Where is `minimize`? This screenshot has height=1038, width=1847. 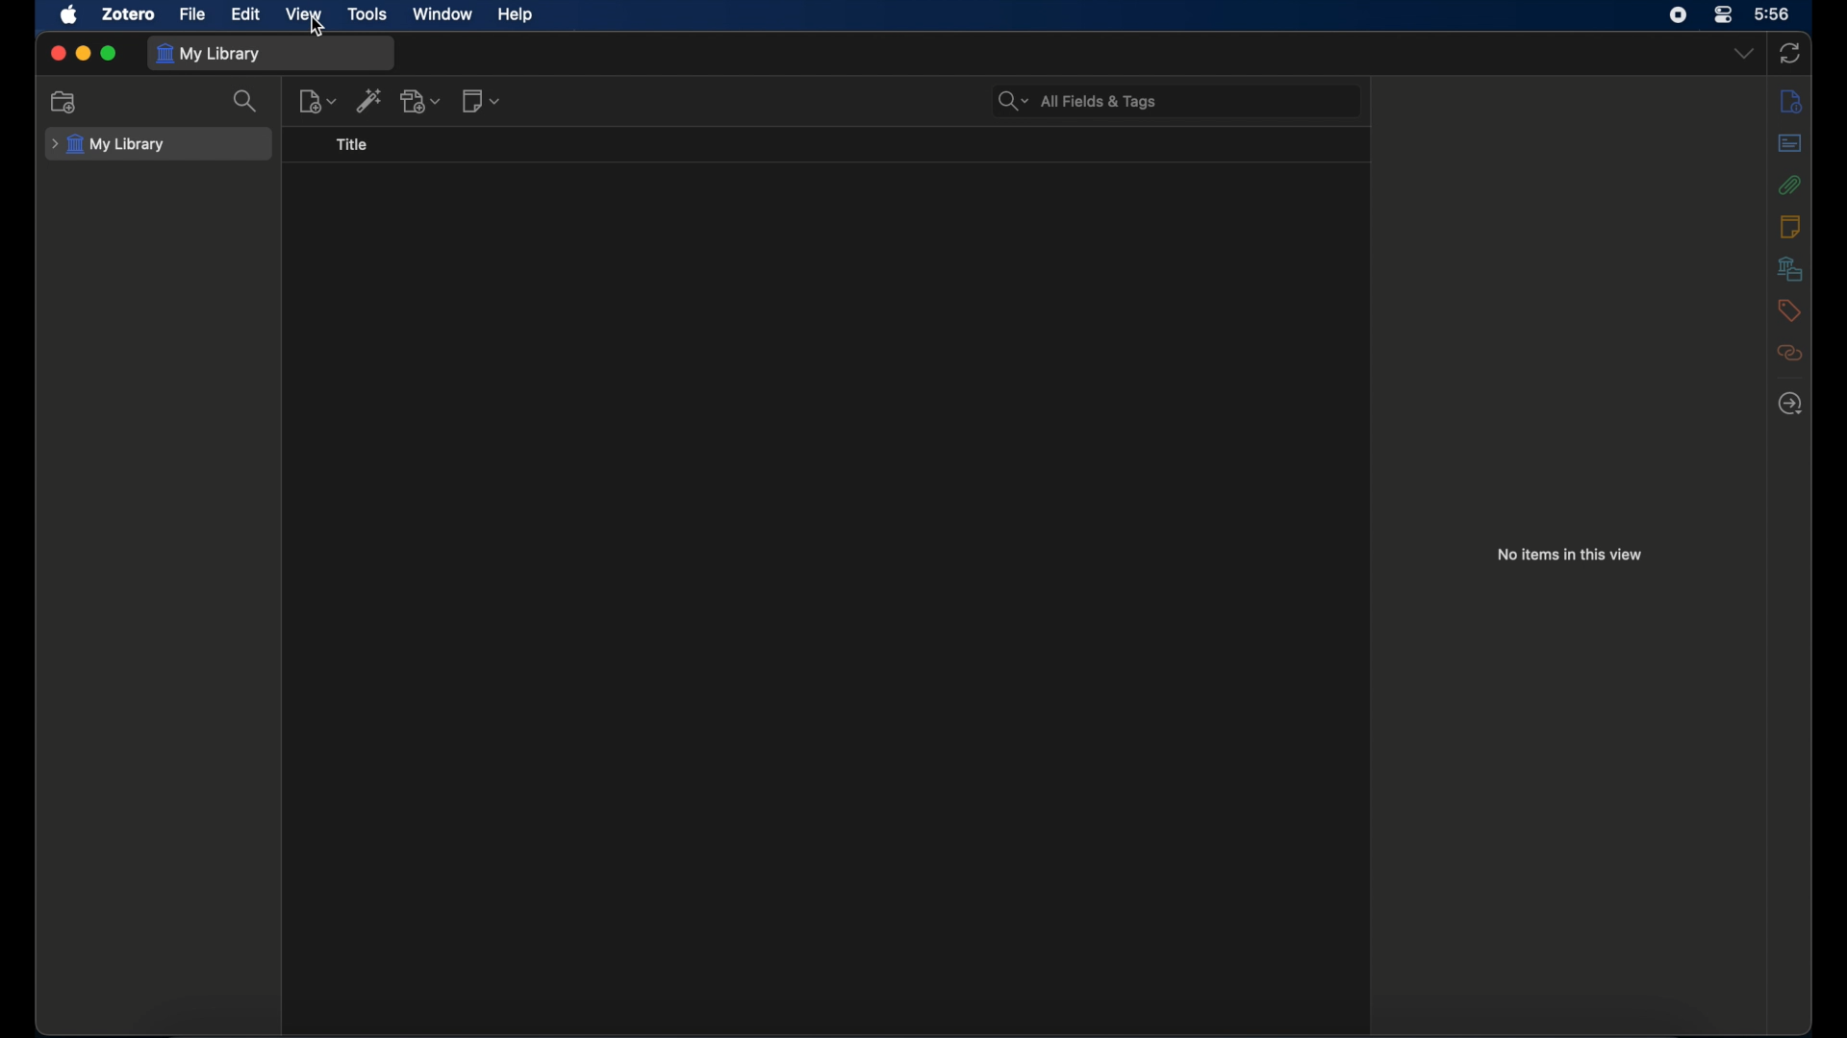 minimize is located at coordinates (85, 53).